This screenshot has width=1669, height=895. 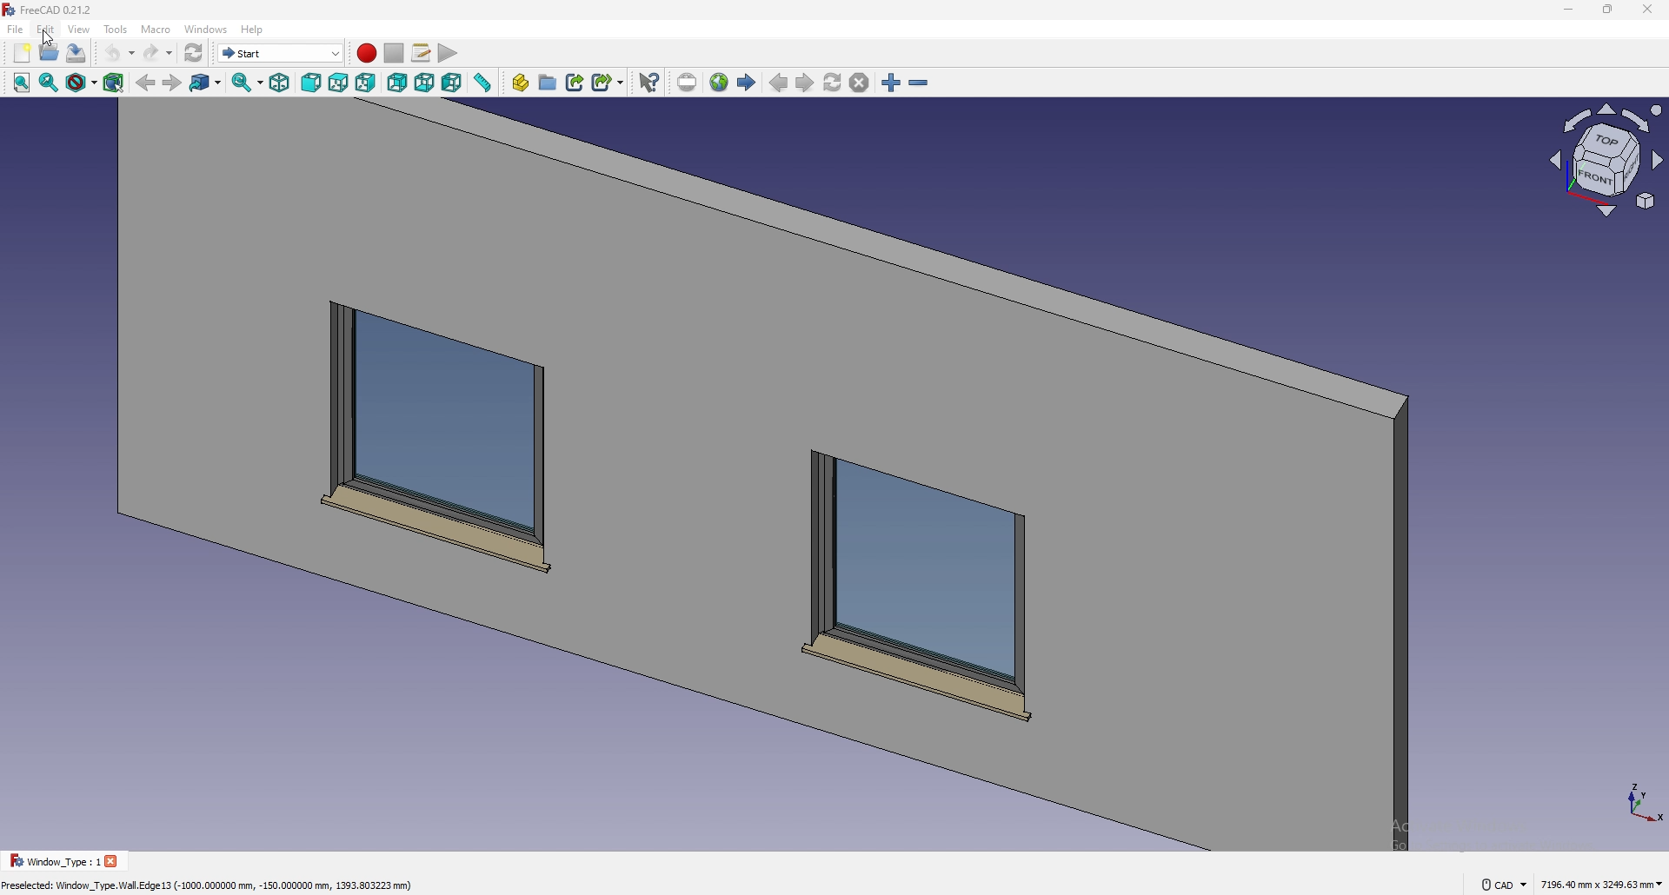 I want to click on macros, so click(x=422, y=53).